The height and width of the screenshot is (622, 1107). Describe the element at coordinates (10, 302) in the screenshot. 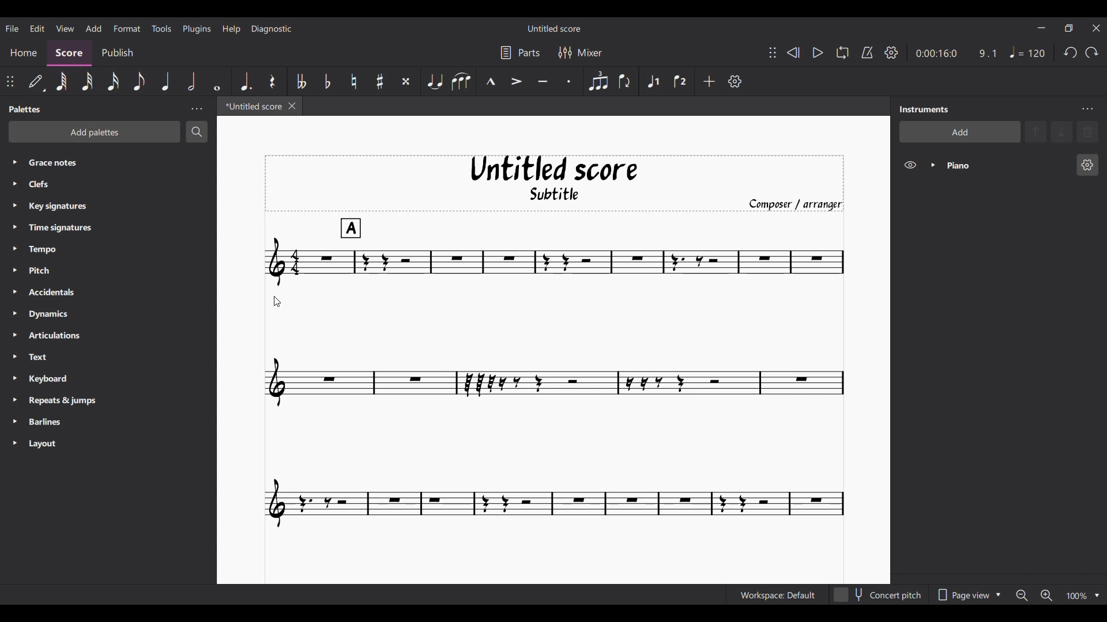

I see `Expand respective palette` at that location.